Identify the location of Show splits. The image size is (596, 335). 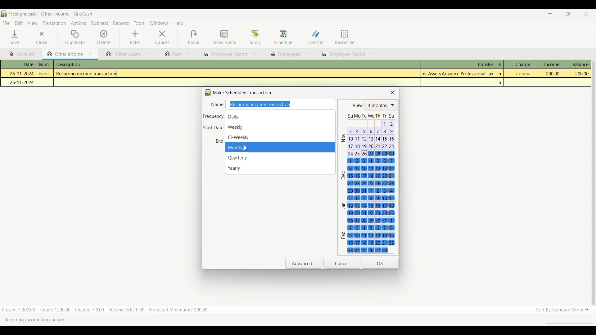
(224, 38).